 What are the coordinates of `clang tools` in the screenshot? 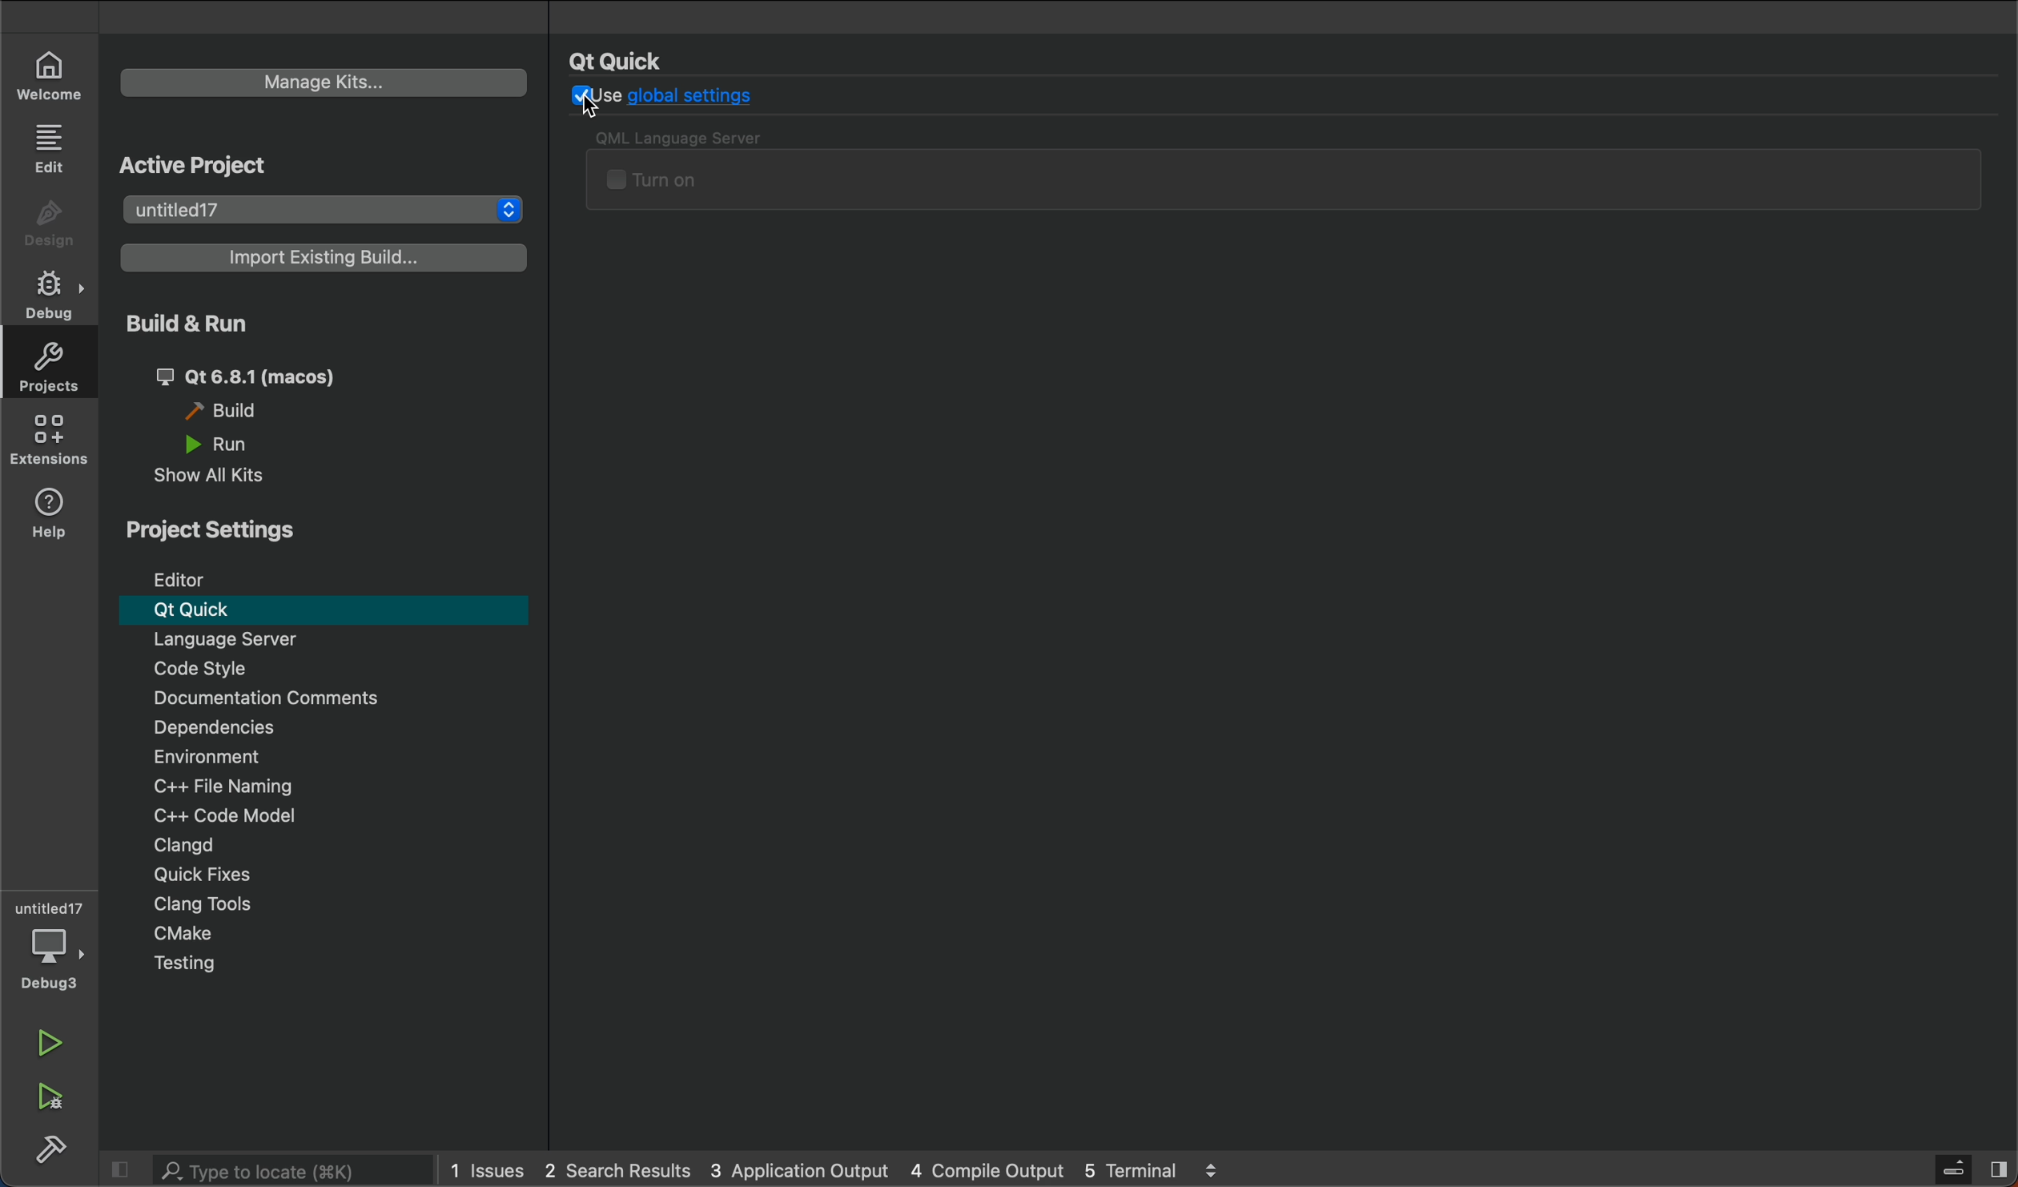 It's located at (334, 903).